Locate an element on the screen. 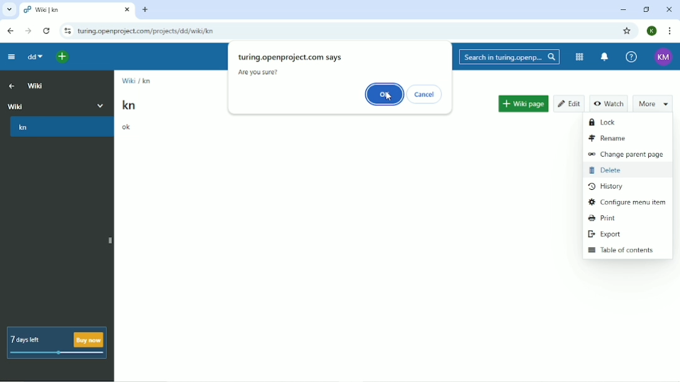 The width and height of the screenshot is (680, 382). Delete is located at coordinates (610, 172).